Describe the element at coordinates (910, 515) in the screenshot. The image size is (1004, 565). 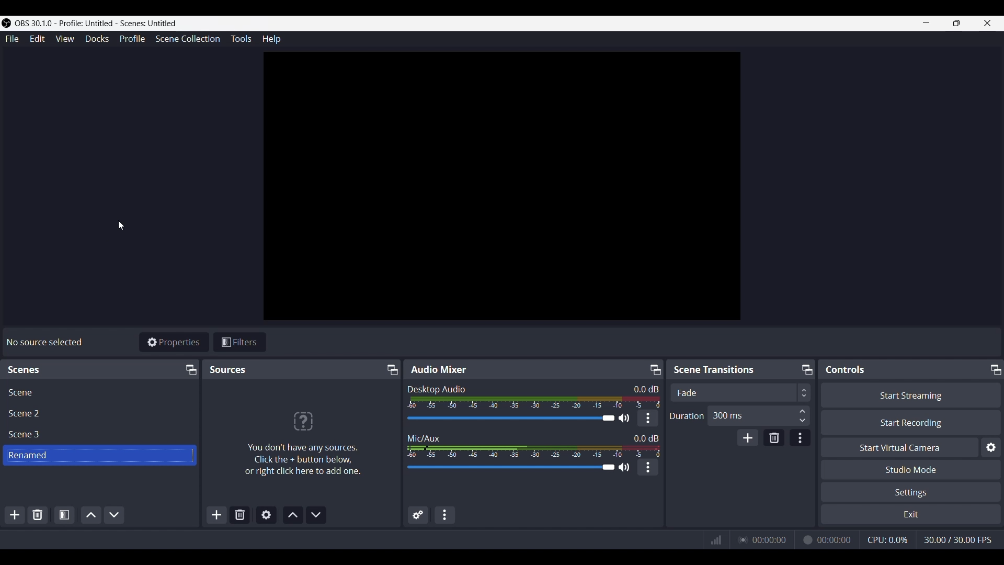
I see `Exit` at that location.